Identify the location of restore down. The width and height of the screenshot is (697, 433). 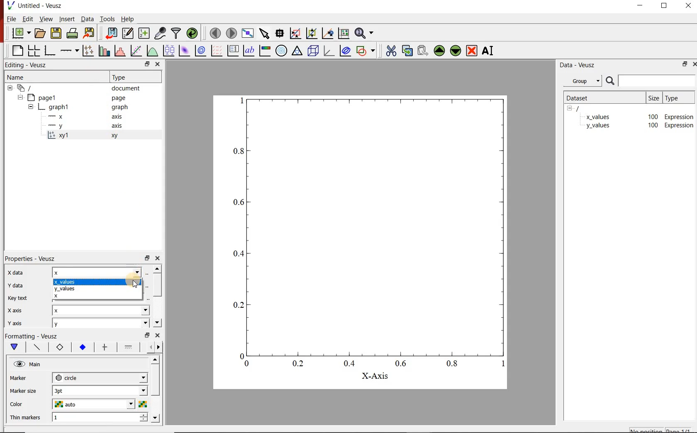
(683, 64).